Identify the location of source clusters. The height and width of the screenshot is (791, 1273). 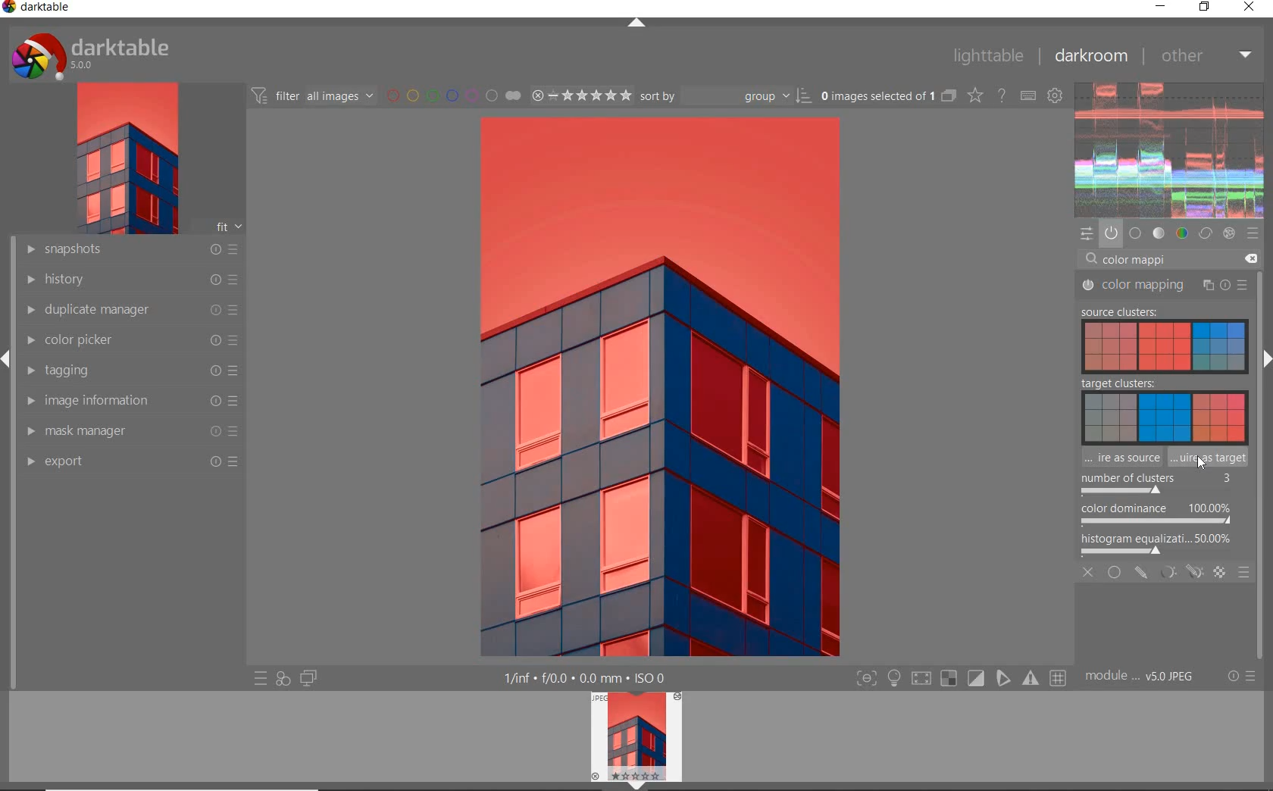
(1116, 313).